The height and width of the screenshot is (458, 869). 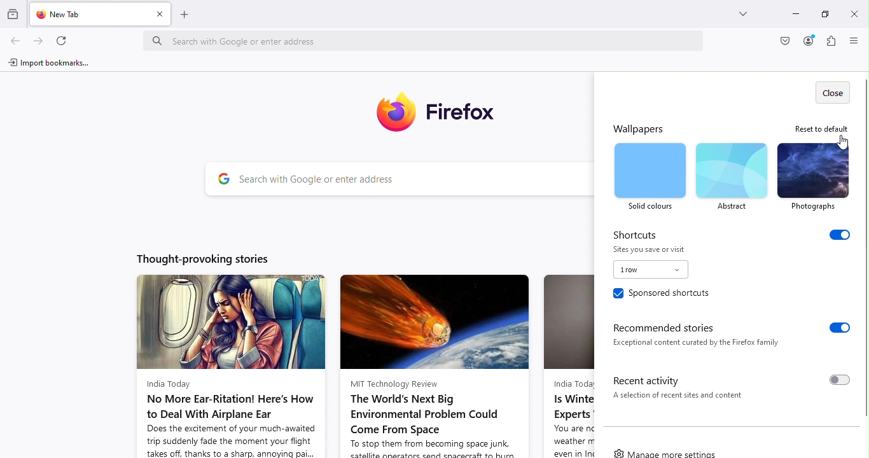 I want to click on Solid colors, so click(x=650, y=177).